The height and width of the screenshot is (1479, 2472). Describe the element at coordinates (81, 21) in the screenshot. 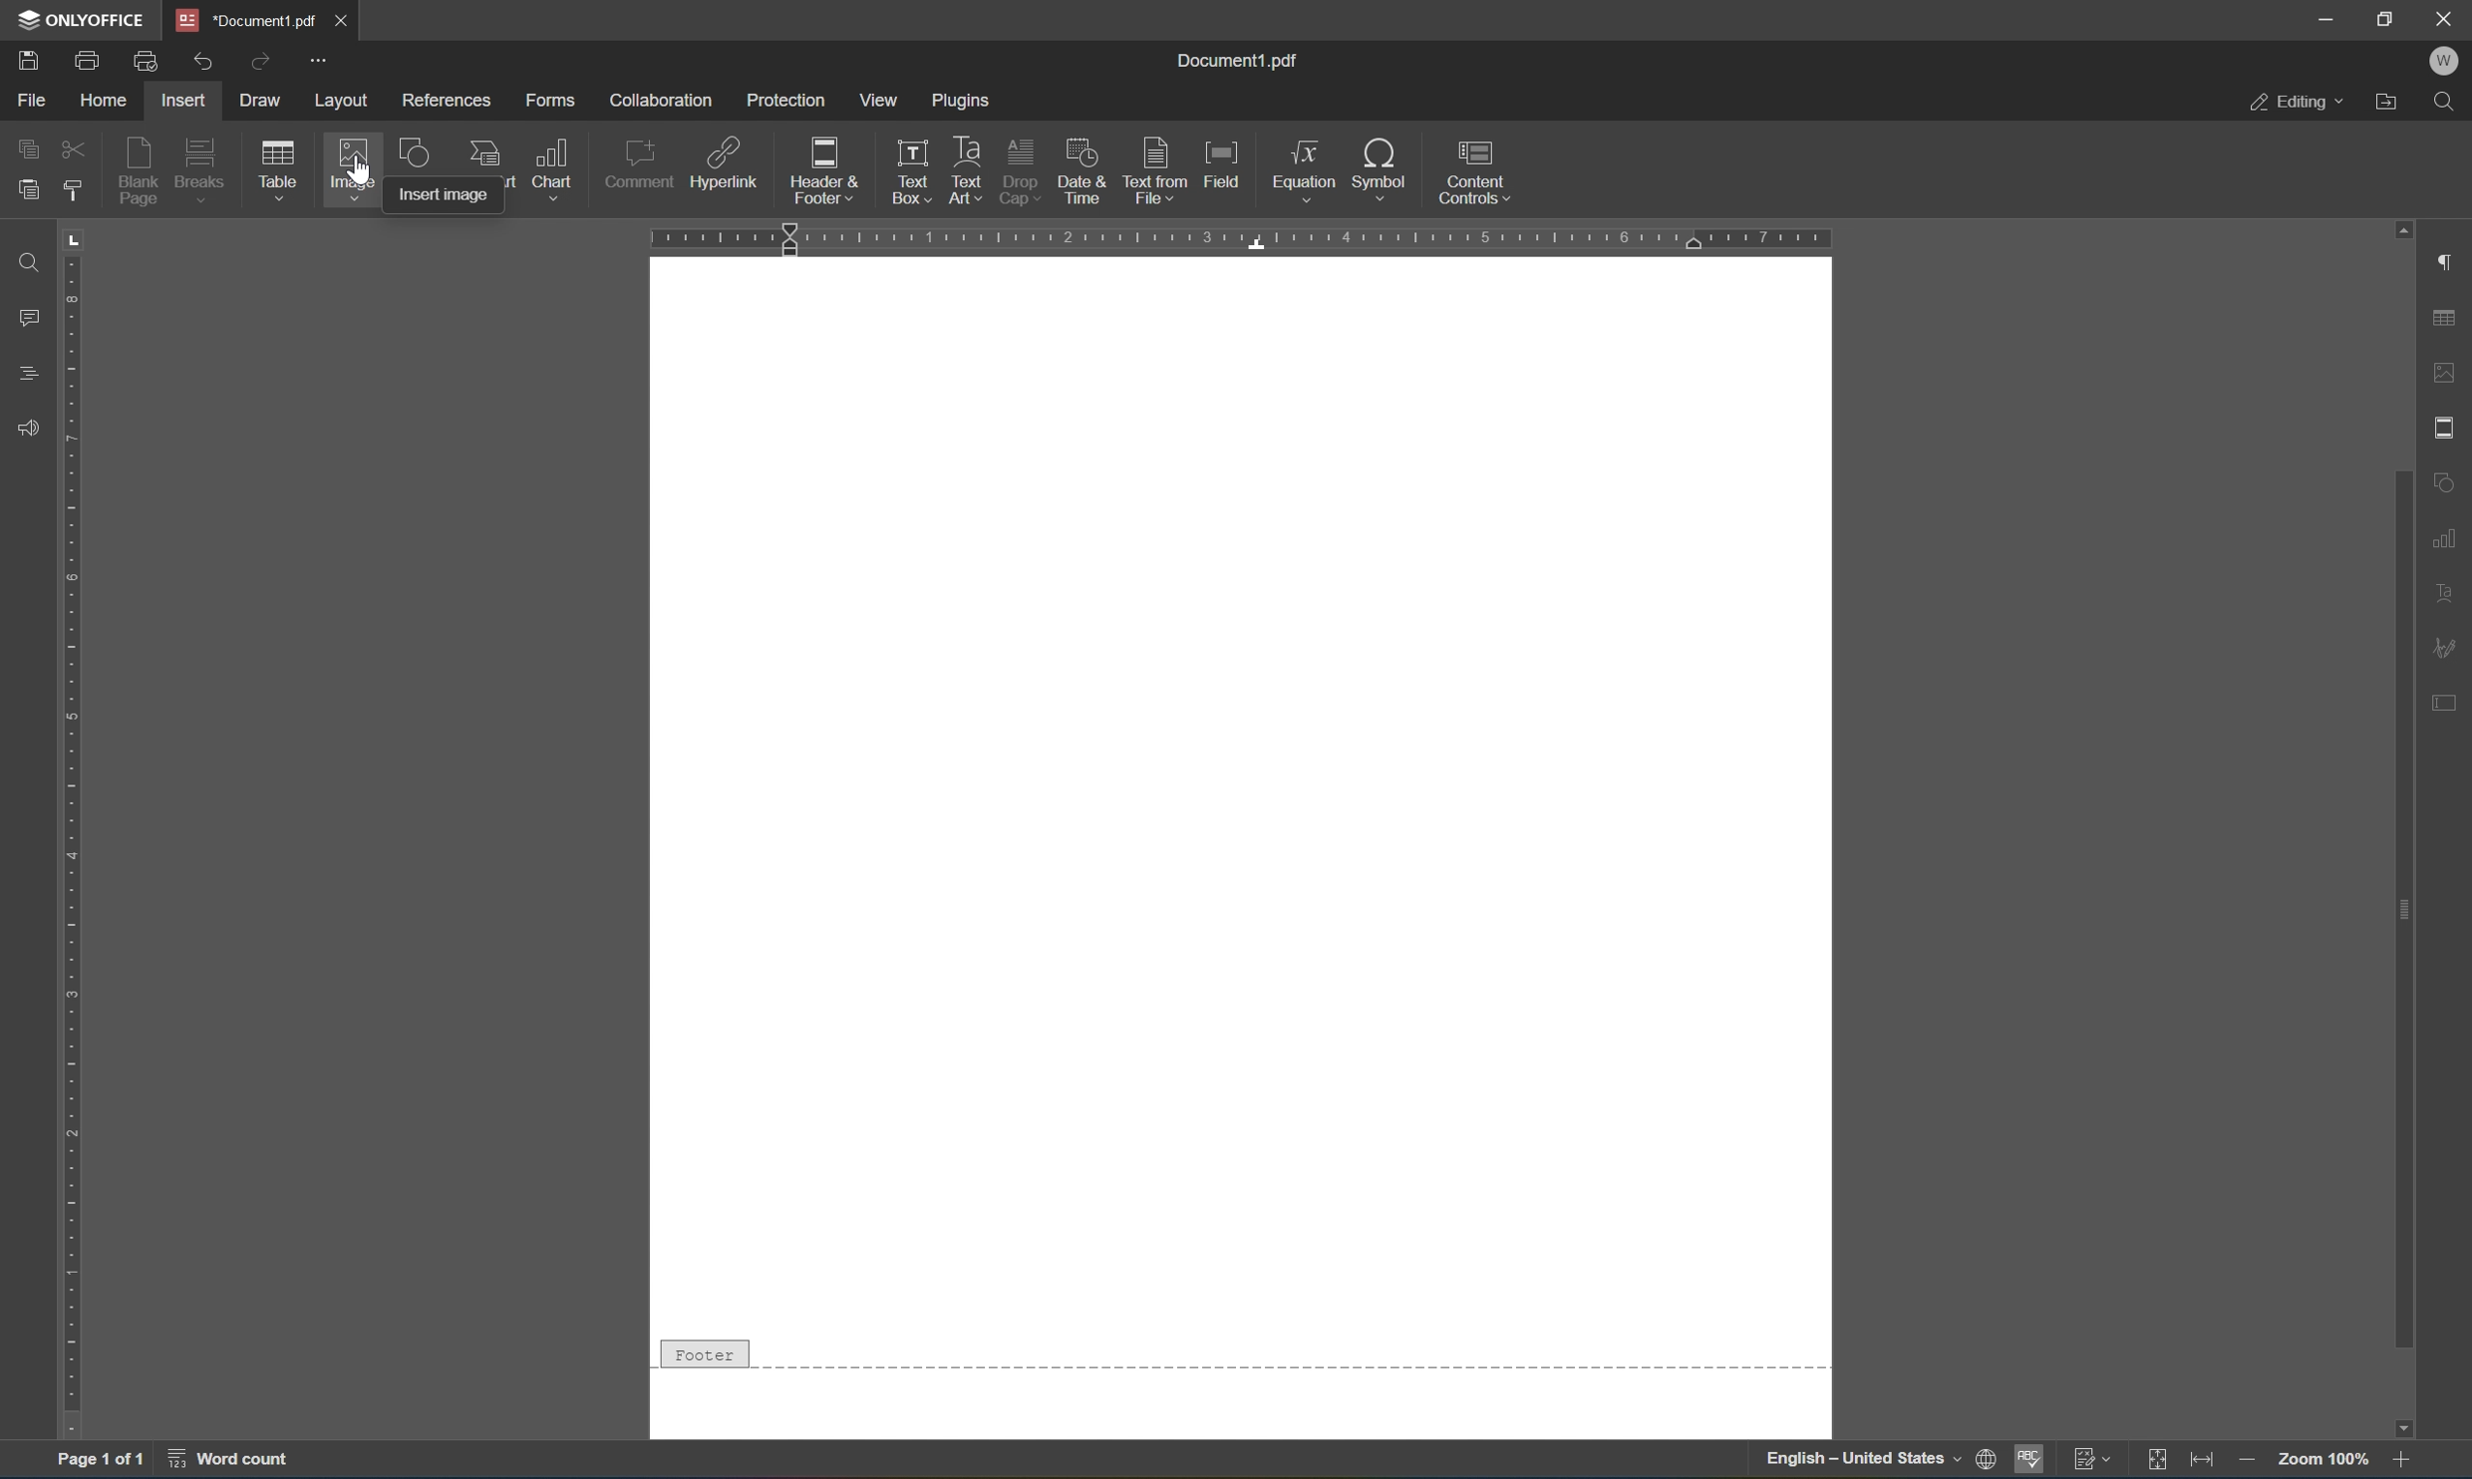

I see `ONLYOFFICE` at that location.